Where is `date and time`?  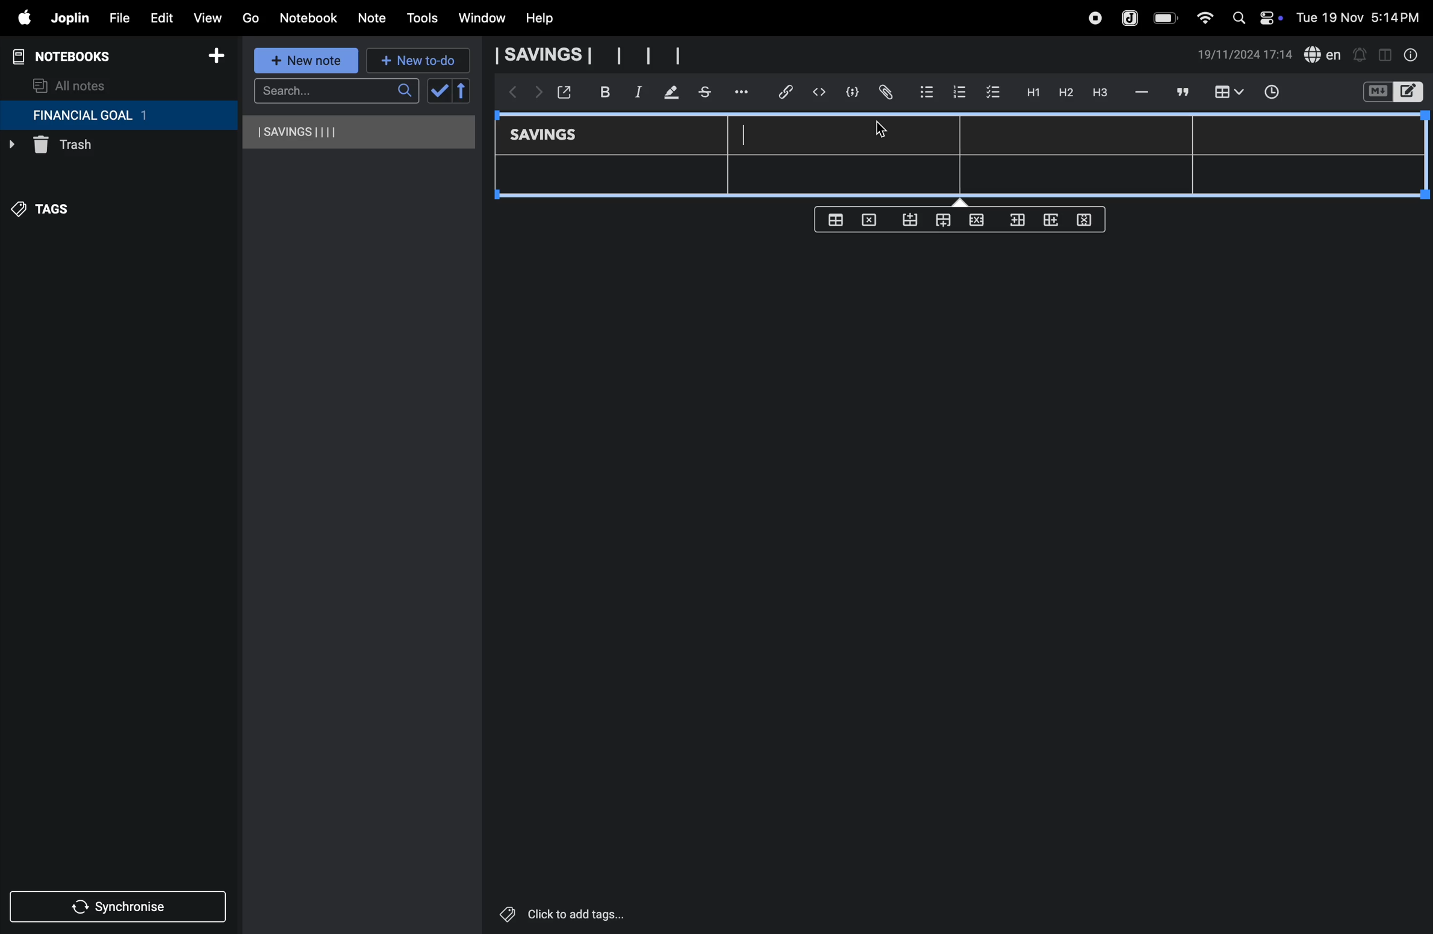
date and time is located at coordinates (1245, 55).